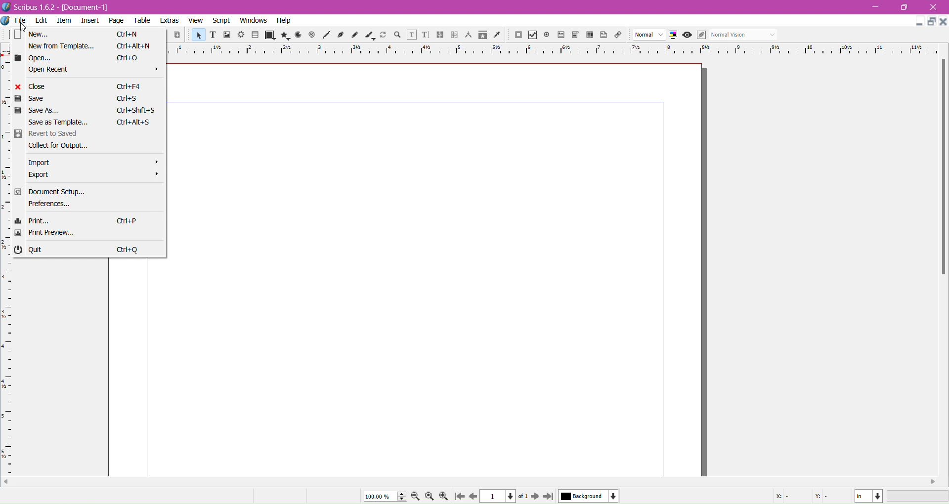 The width and height of the screenshot is (949, 504). I want to click on minimize, so click(878, 8).